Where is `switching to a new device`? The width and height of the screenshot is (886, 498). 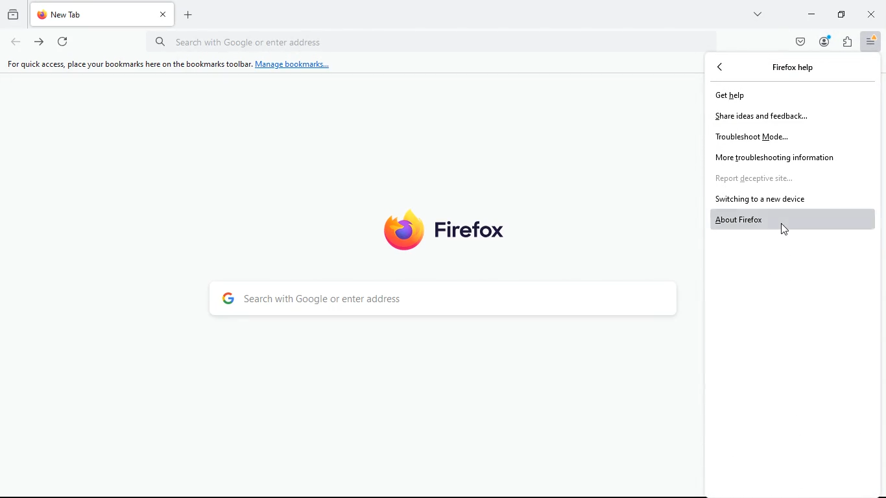
switching to a new device is located at coordinates (763, 198).